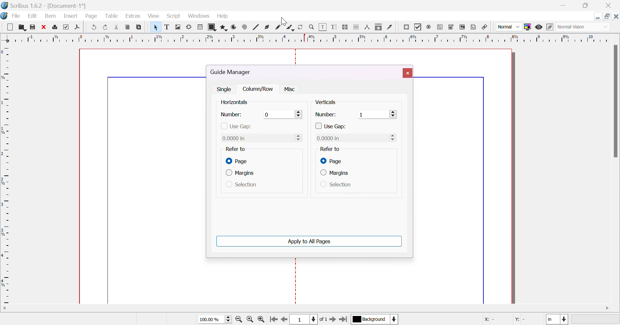 The height and width of the screenshot is (325, 620). What do you see at coordinates (616, 16) in the screenshot?
I see `Close` at bounding box center [616, 16].